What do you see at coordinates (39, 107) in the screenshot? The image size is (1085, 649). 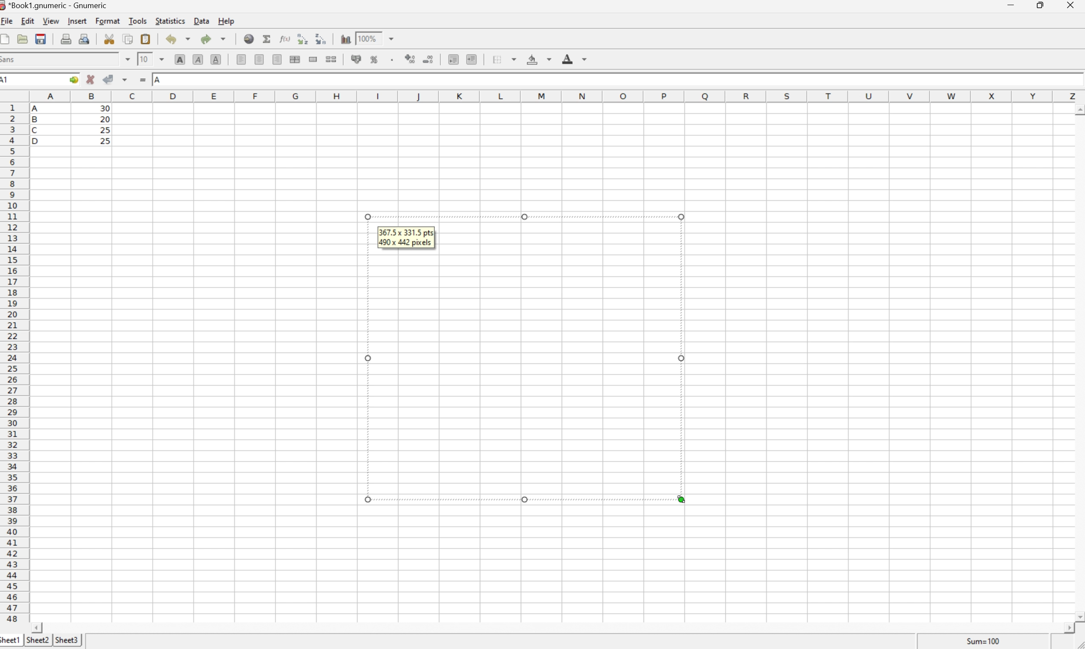 I see `A` at bounding box center [39, 107].